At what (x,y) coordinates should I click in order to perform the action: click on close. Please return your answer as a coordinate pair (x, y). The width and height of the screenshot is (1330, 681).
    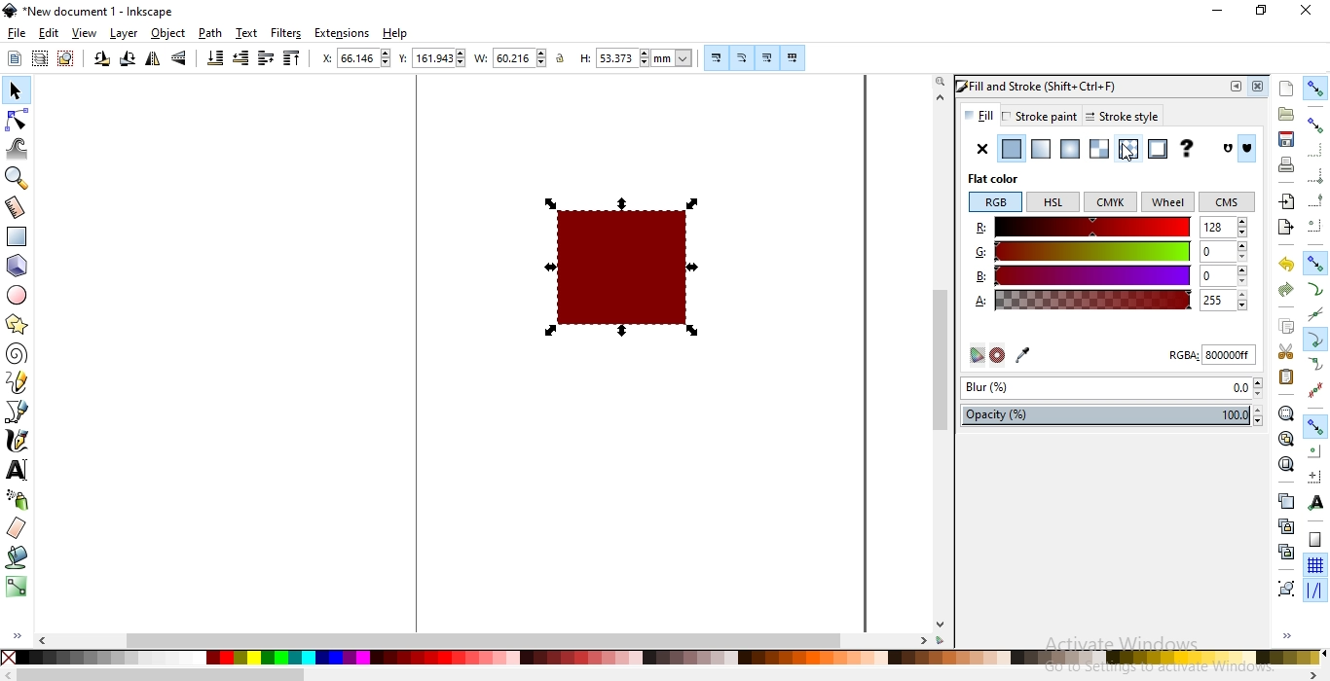
    Looking at the image, I should click on (1261, 87).